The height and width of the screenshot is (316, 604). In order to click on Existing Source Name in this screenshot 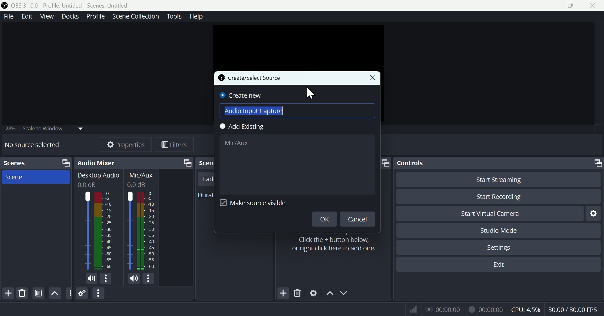, I will do `click(296, 164)`.